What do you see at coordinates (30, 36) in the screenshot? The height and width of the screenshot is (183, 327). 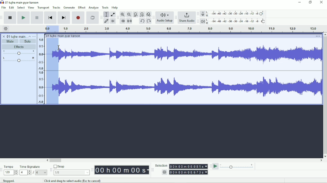 I see `Collapse` at bounding box center [30, 36].